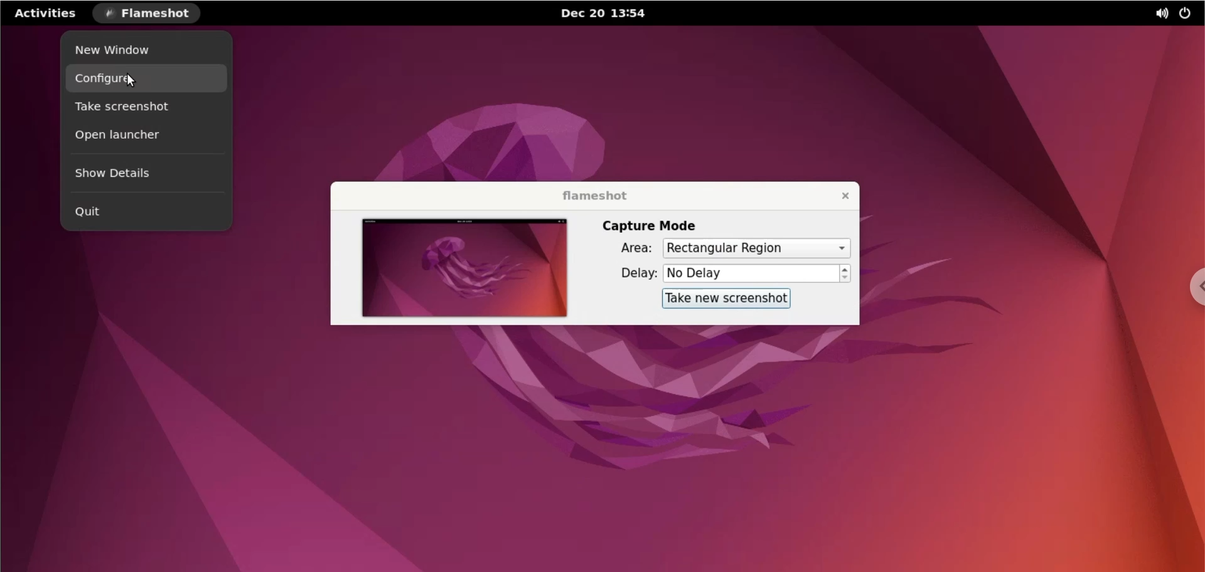  What do you see at coordinates (146, 109) in the screenshot?
I see `take screenshot` at bounding box center [146, 109].